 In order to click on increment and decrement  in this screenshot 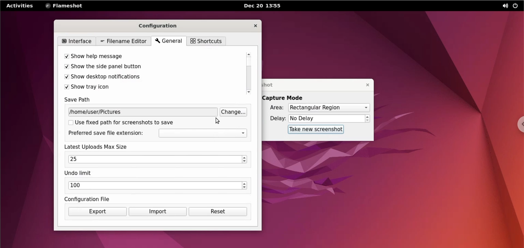, I will do `click(245, 186)`.